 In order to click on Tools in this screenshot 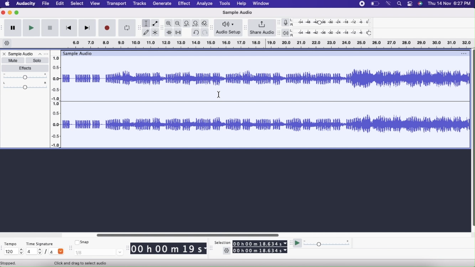, I will do `click(226, 4)`.